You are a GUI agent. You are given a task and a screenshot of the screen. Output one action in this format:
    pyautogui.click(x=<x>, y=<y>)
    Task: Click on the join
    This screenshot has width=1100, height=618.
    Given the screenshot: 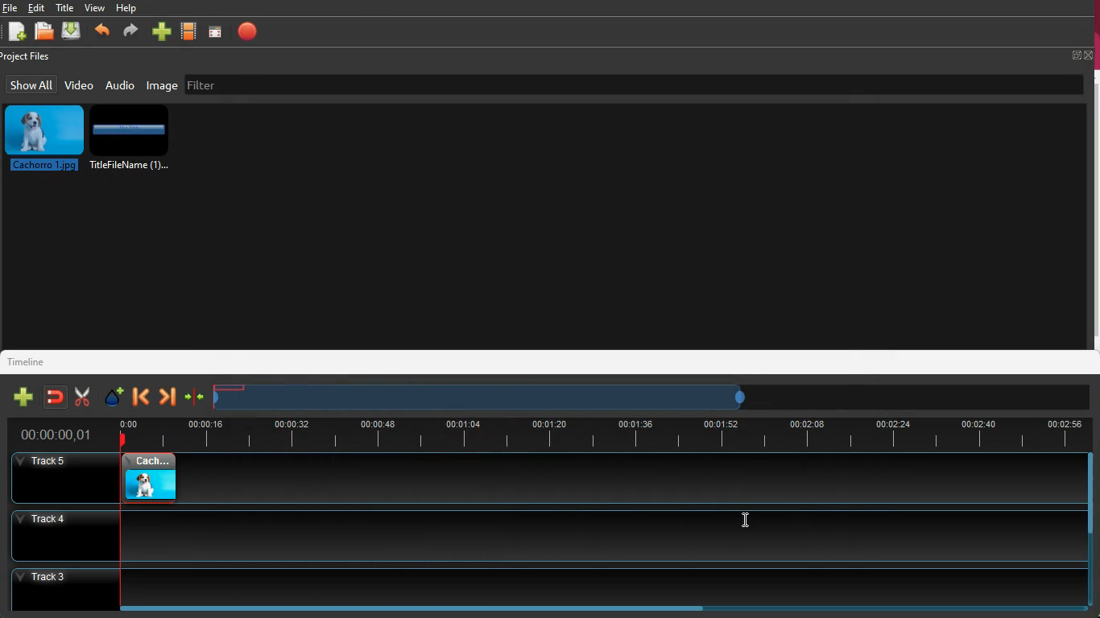 What is the action you would take?
    pyautogui.click(x=54, y=397)
    